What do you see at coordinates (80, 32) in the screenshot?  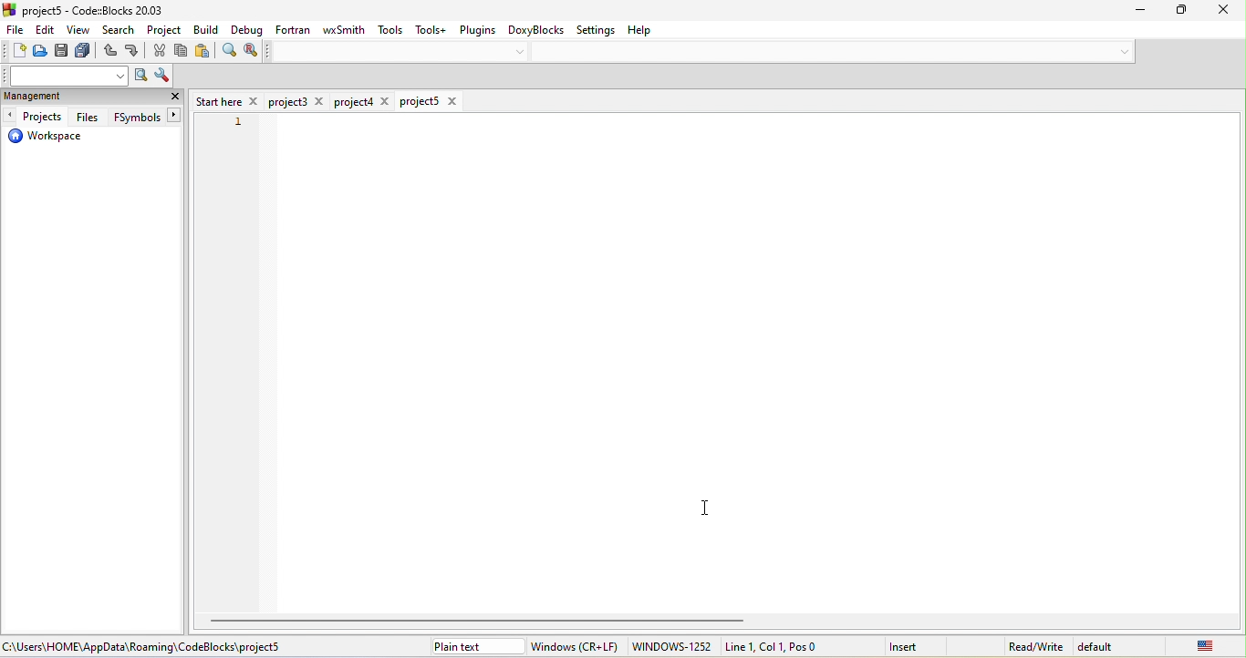 I see `view` at bounding box center [80, 32].